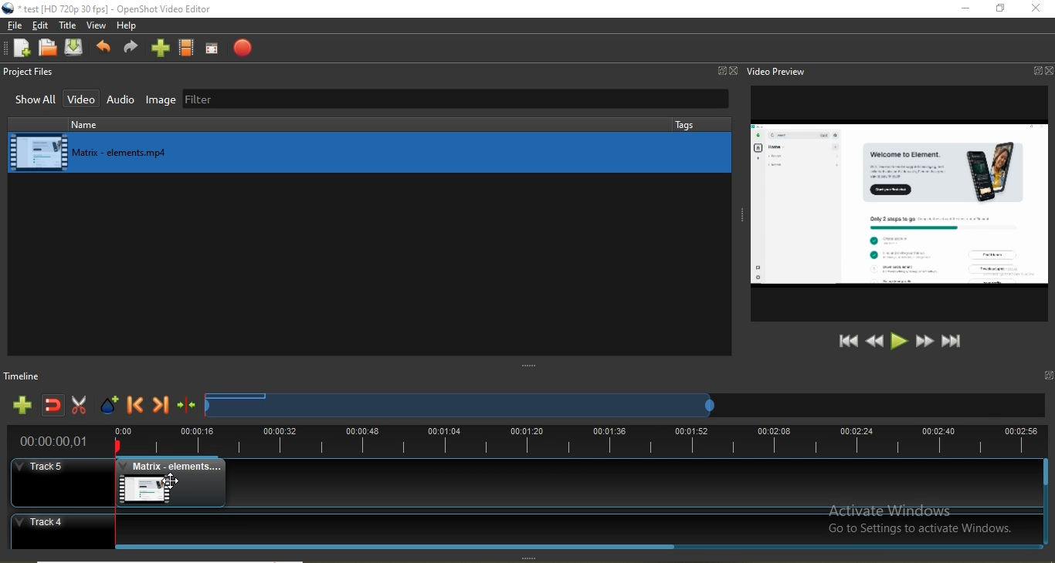 The width and height of the screenshot is (1055, 563). I want to click on Rewind , so click(875, 340).